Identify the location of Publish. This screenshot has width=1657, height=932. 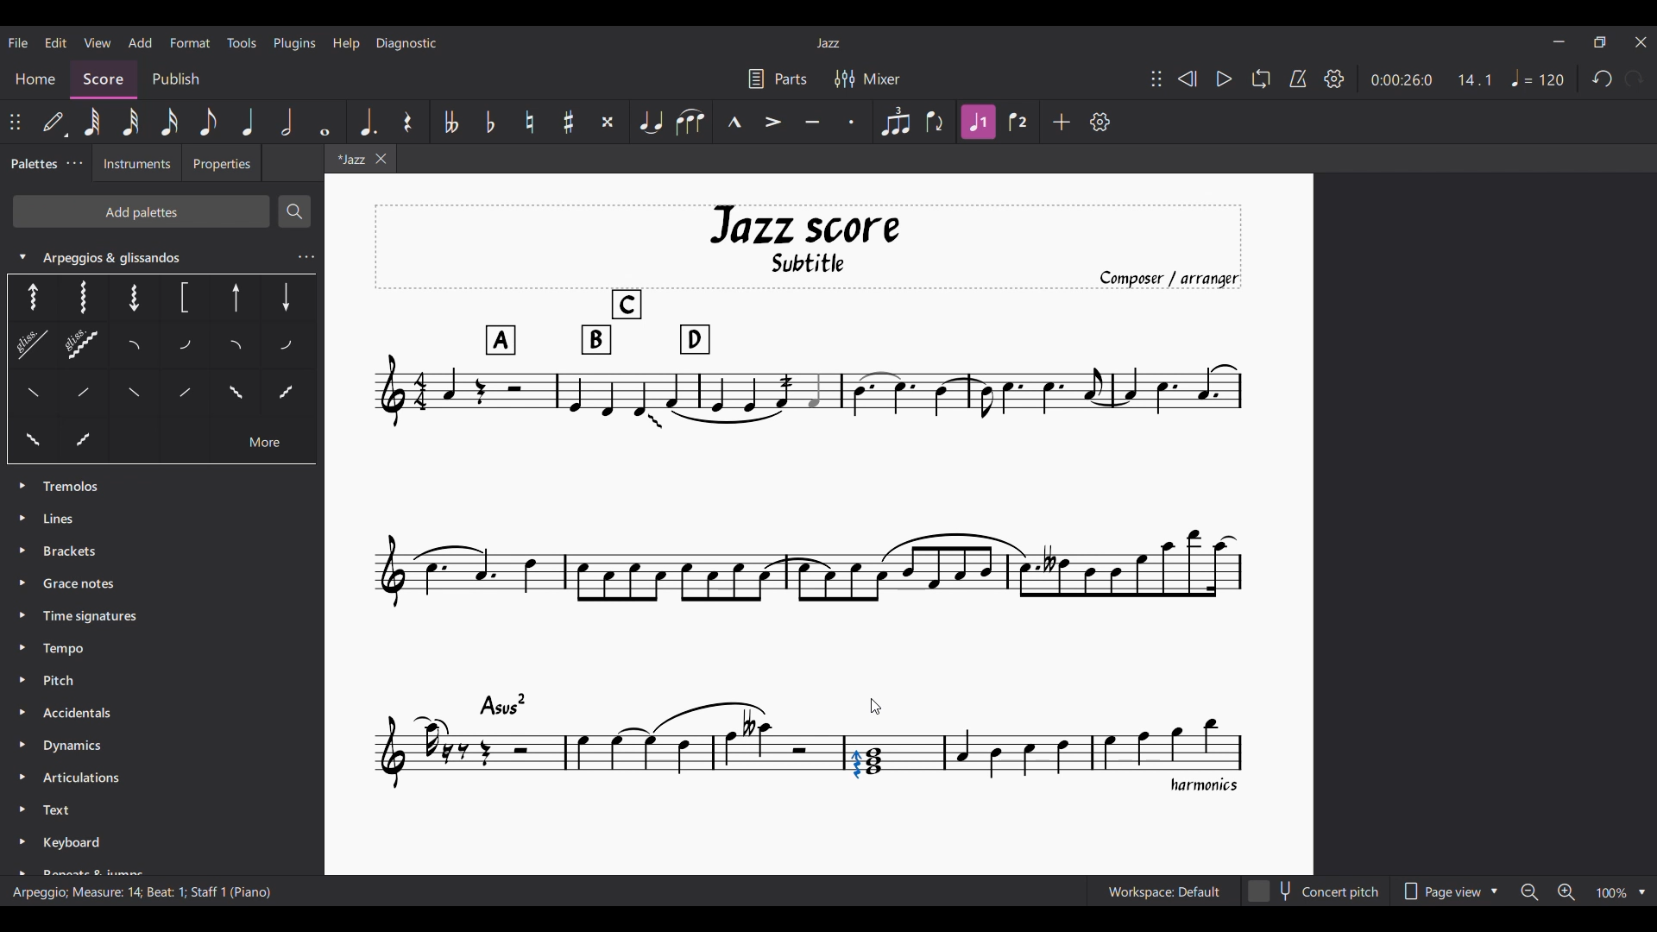
(177, 78).